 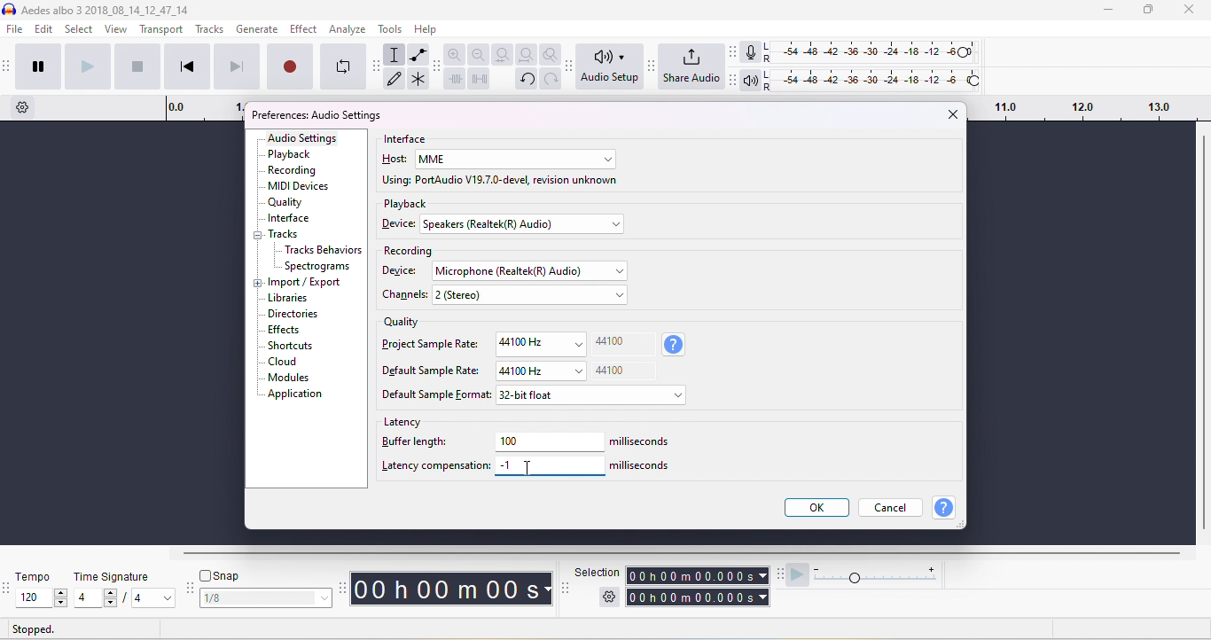 What do you see at coordinates (457, 82) in the screenshot?
I see `trim outside slection` at bounding box center [457, 82].